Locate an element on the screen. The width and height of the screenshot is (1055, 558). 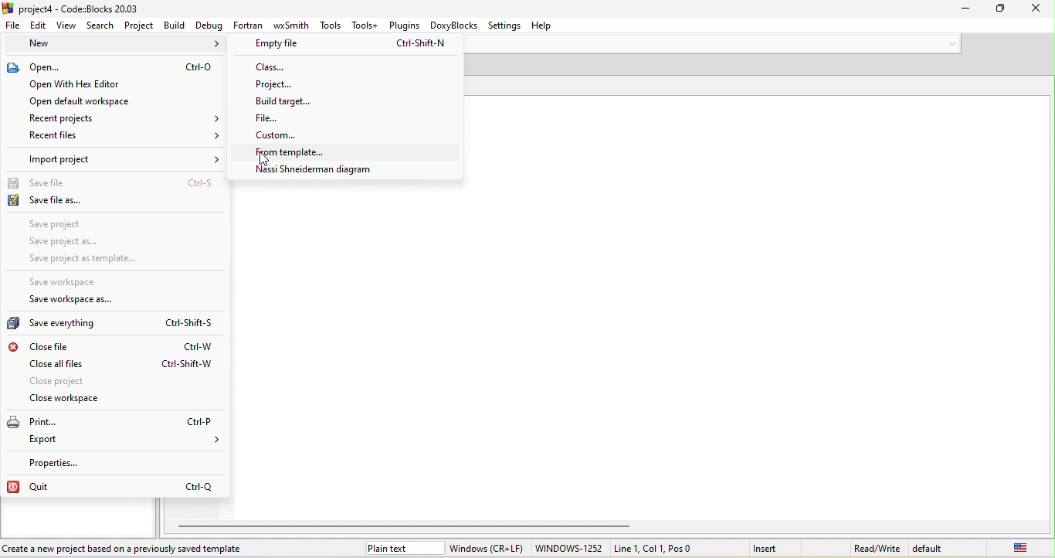
close is located at coordinates (1030, 8).